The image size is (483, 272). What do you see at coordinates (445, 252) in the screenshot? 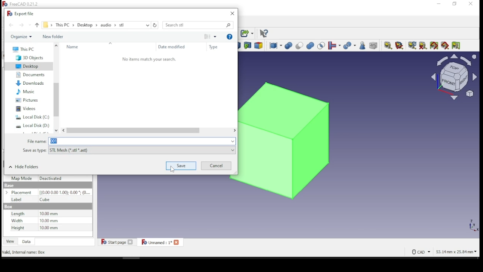
I see `CAD 53.14 mm x 25.84 mm` at bounding box center [445, 252].